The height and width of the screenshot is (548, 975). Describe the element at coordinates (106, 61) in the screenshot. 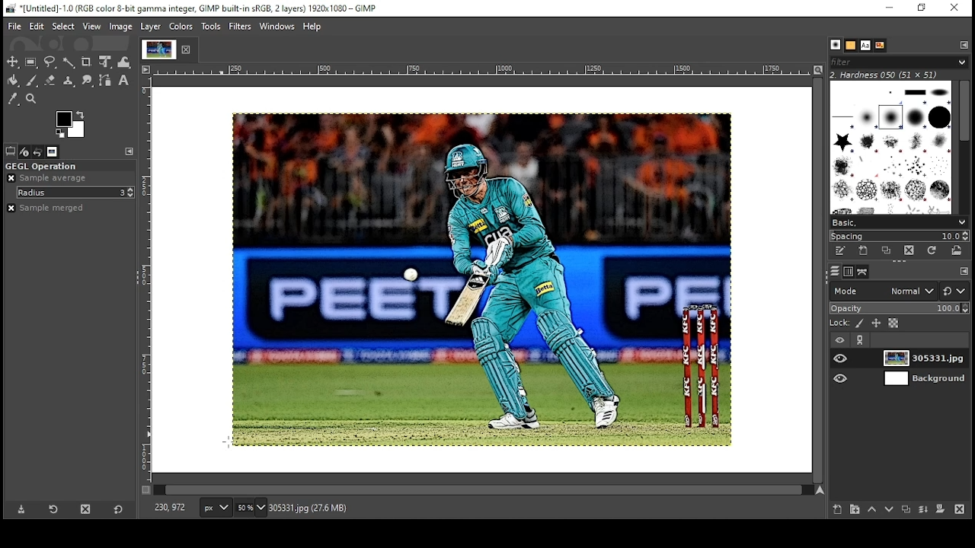

I see `unified transform tool` at that location.